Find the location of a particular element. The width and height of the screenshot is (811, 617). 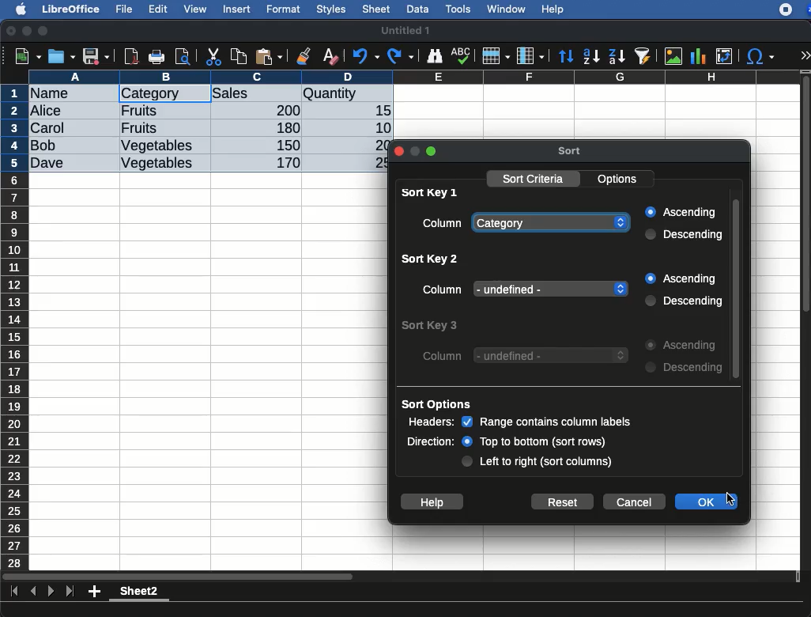

special characters is located at coordinates (759, 56).